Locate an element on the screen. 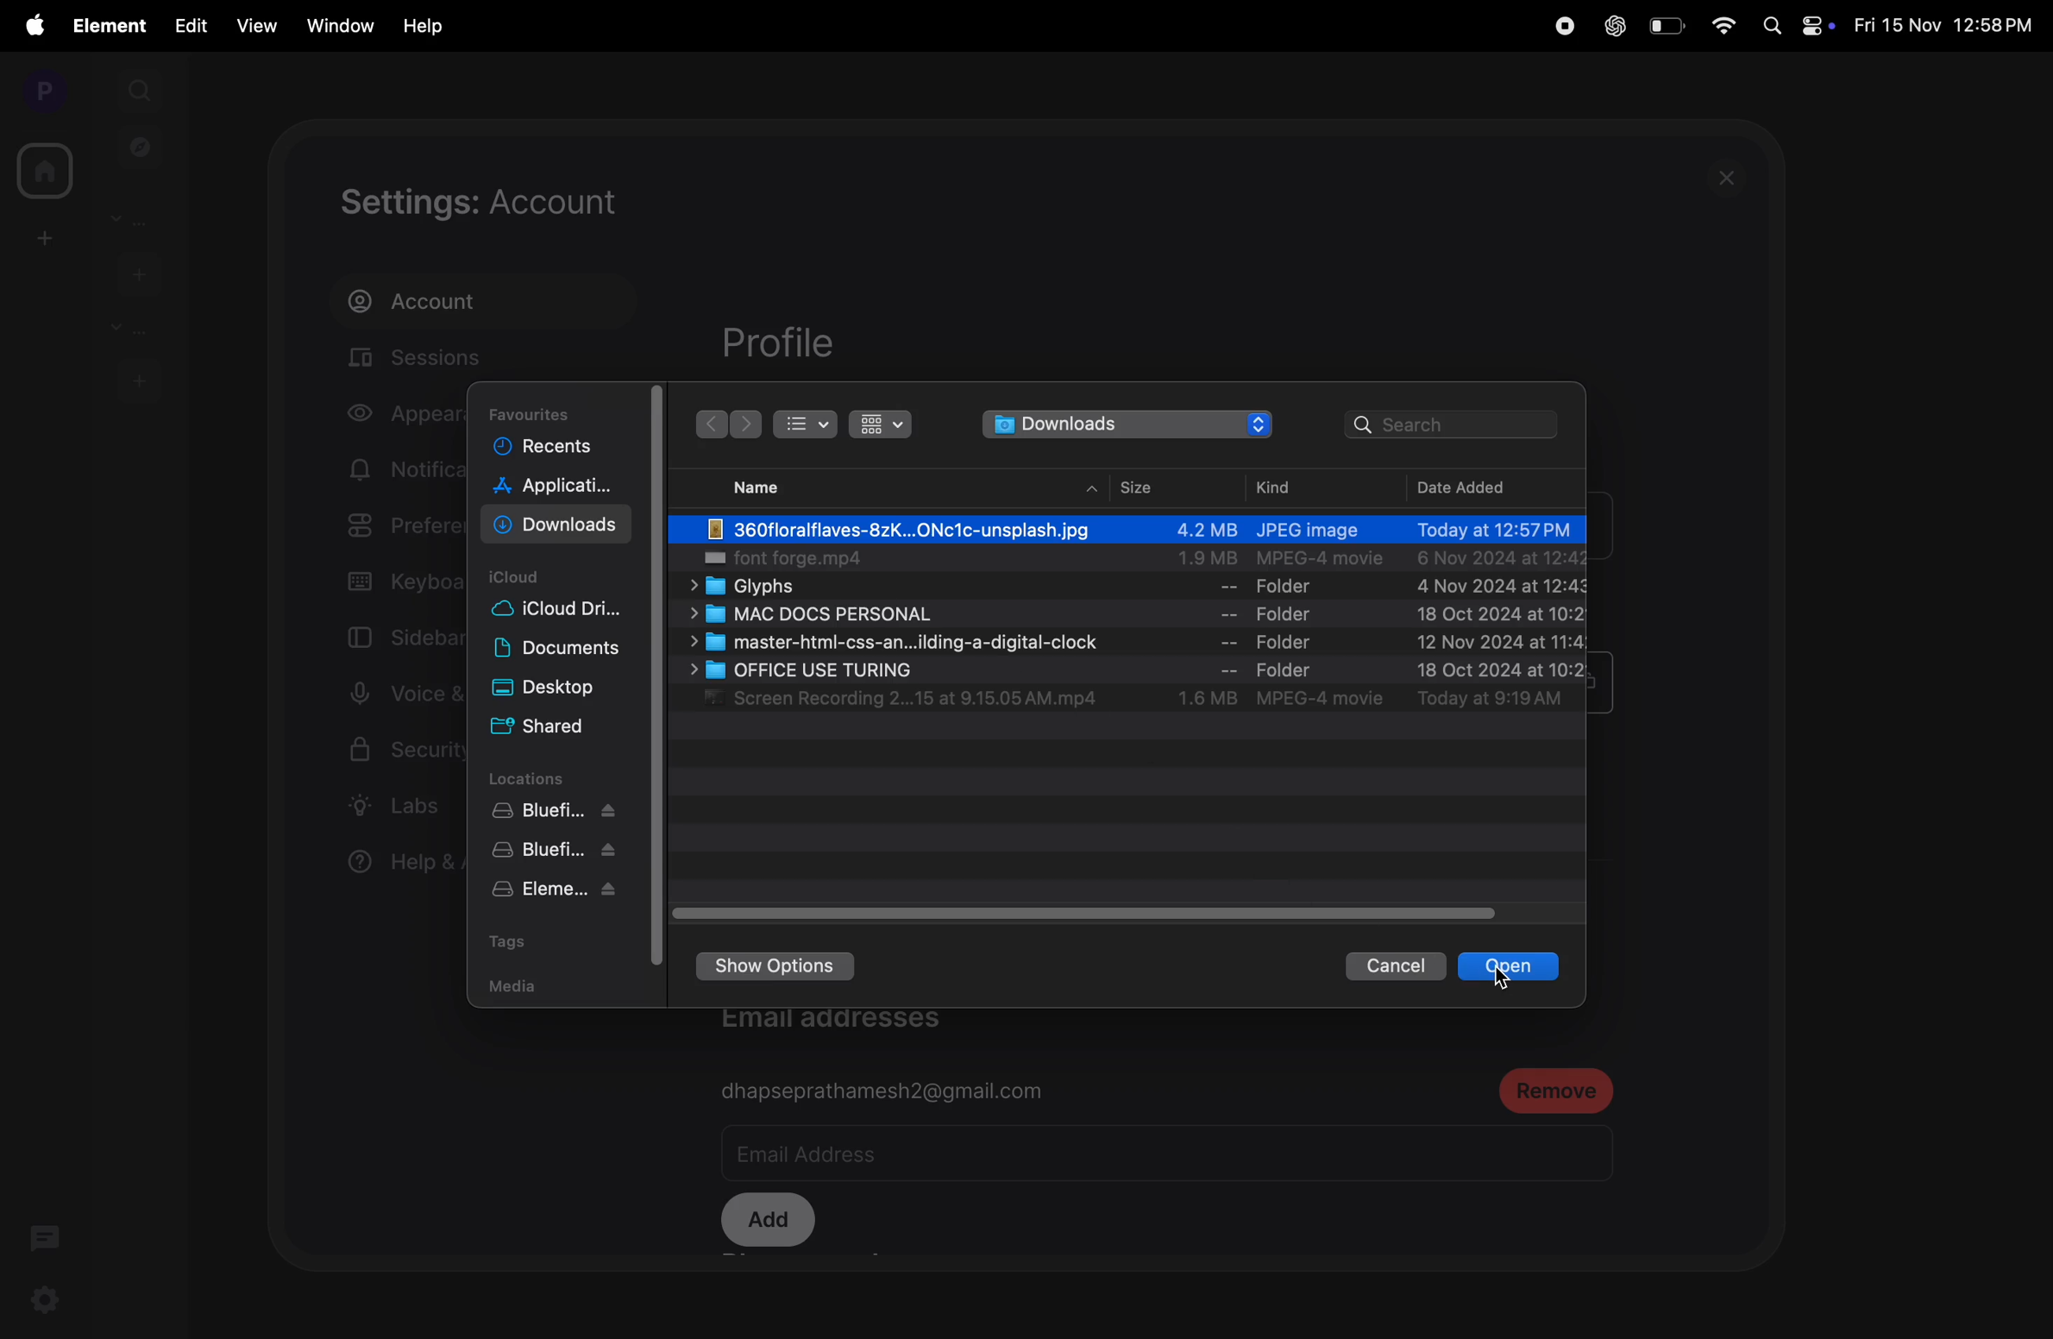  size is located at coordinates (1149, 485).